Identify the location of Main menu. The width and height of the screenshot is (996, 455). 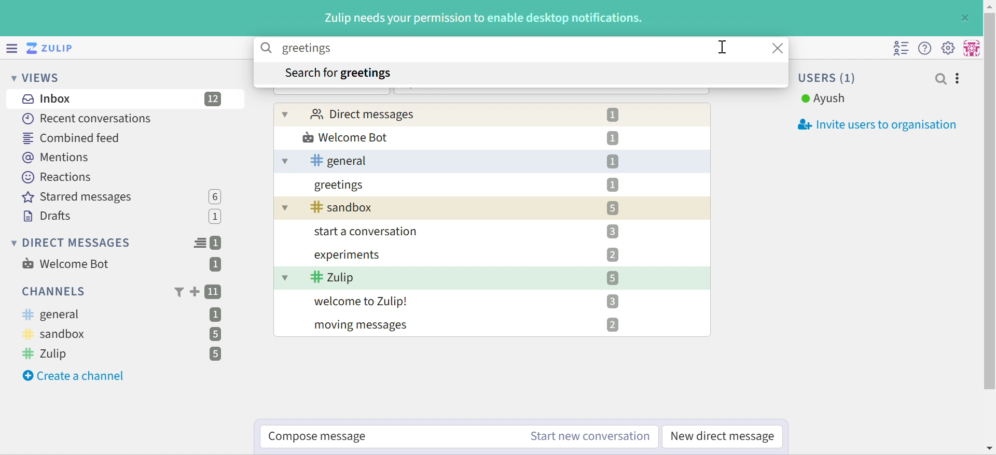
(950, 48).